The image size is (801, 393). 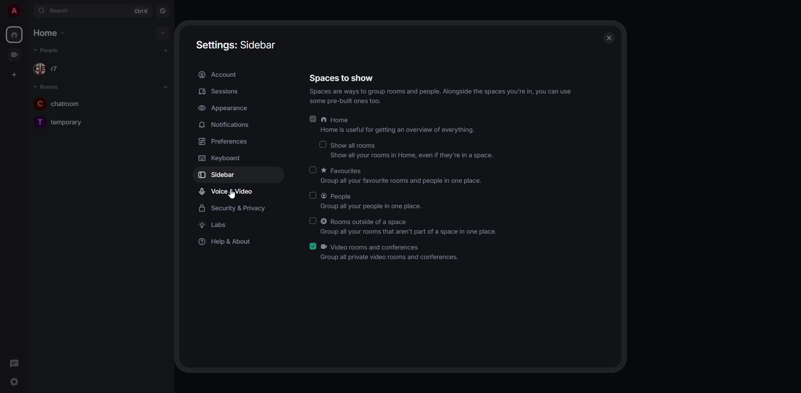 What do you see at coordinates (67, 103) in the screenshot?
I see `chatroom` at bounding box center [67, 103].